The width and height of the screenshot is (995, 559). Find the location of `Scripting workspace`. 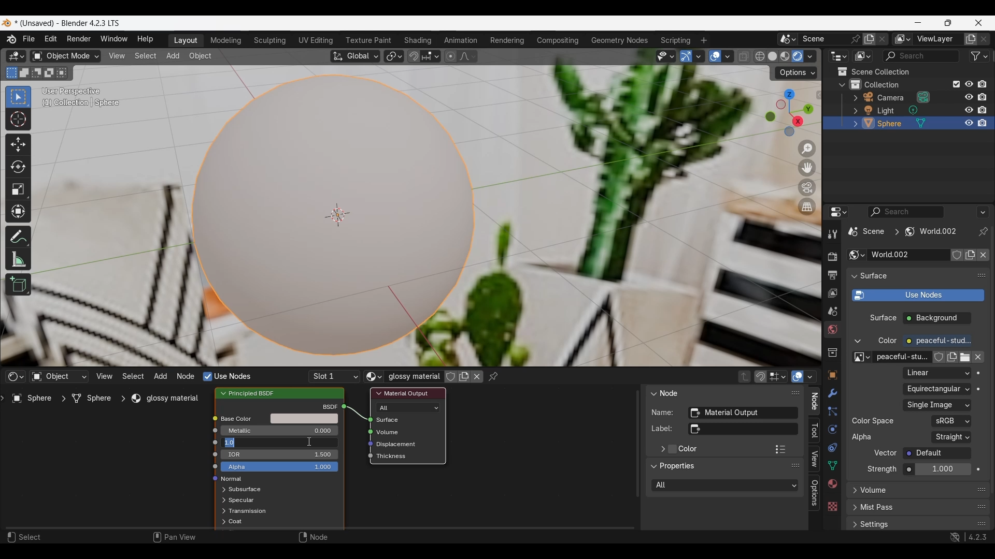

Scripting workspace is located at coordinates (676, 41).